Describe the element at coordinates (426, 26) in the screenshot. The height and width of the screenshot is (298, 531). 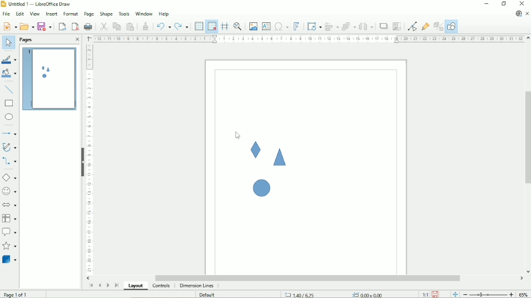
I see `Show gluepoint functions` at that location.